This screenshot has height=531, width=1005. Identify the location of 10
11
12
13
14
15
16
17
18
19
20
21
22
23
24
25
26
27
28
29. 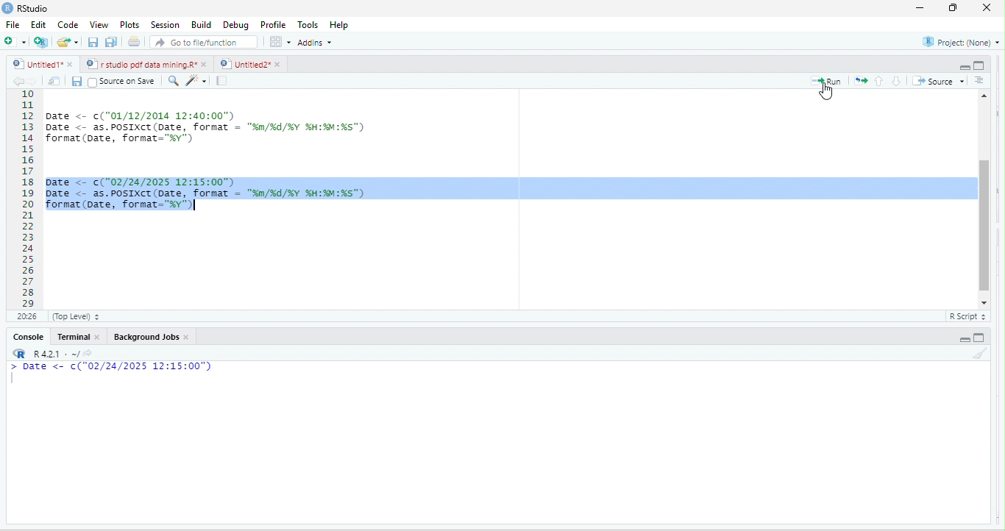
(22, 199).